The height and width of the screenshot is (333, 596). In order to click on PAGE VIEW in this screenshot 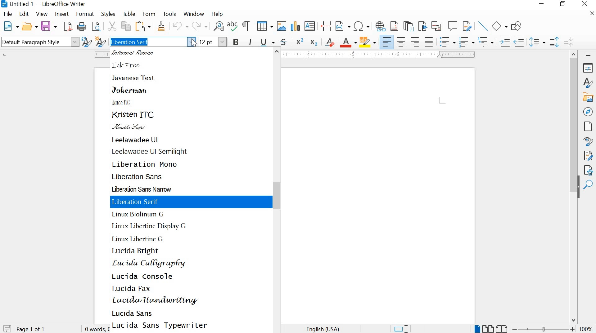, I will do `click(491, 328)`.